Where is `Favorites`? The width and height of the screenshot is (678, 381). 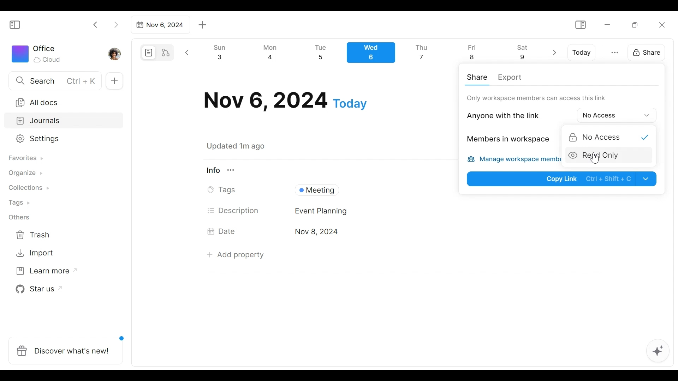
Favorites is located at coordinates (25, 158).